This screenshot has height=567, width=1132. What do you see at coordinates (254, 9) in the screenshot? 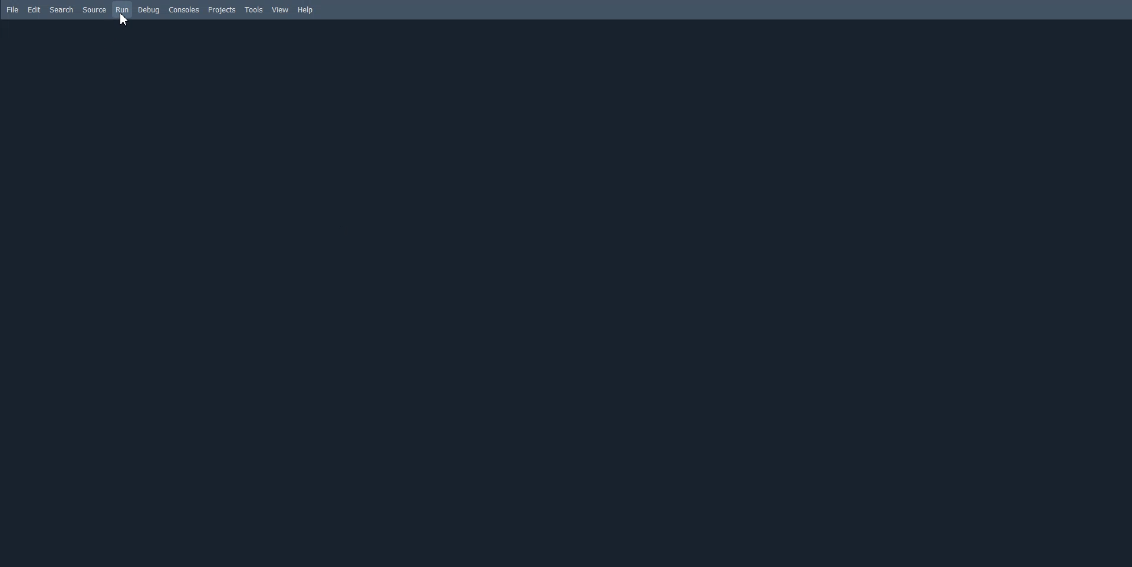
I see `Tools` at bounding box center [254, 9].